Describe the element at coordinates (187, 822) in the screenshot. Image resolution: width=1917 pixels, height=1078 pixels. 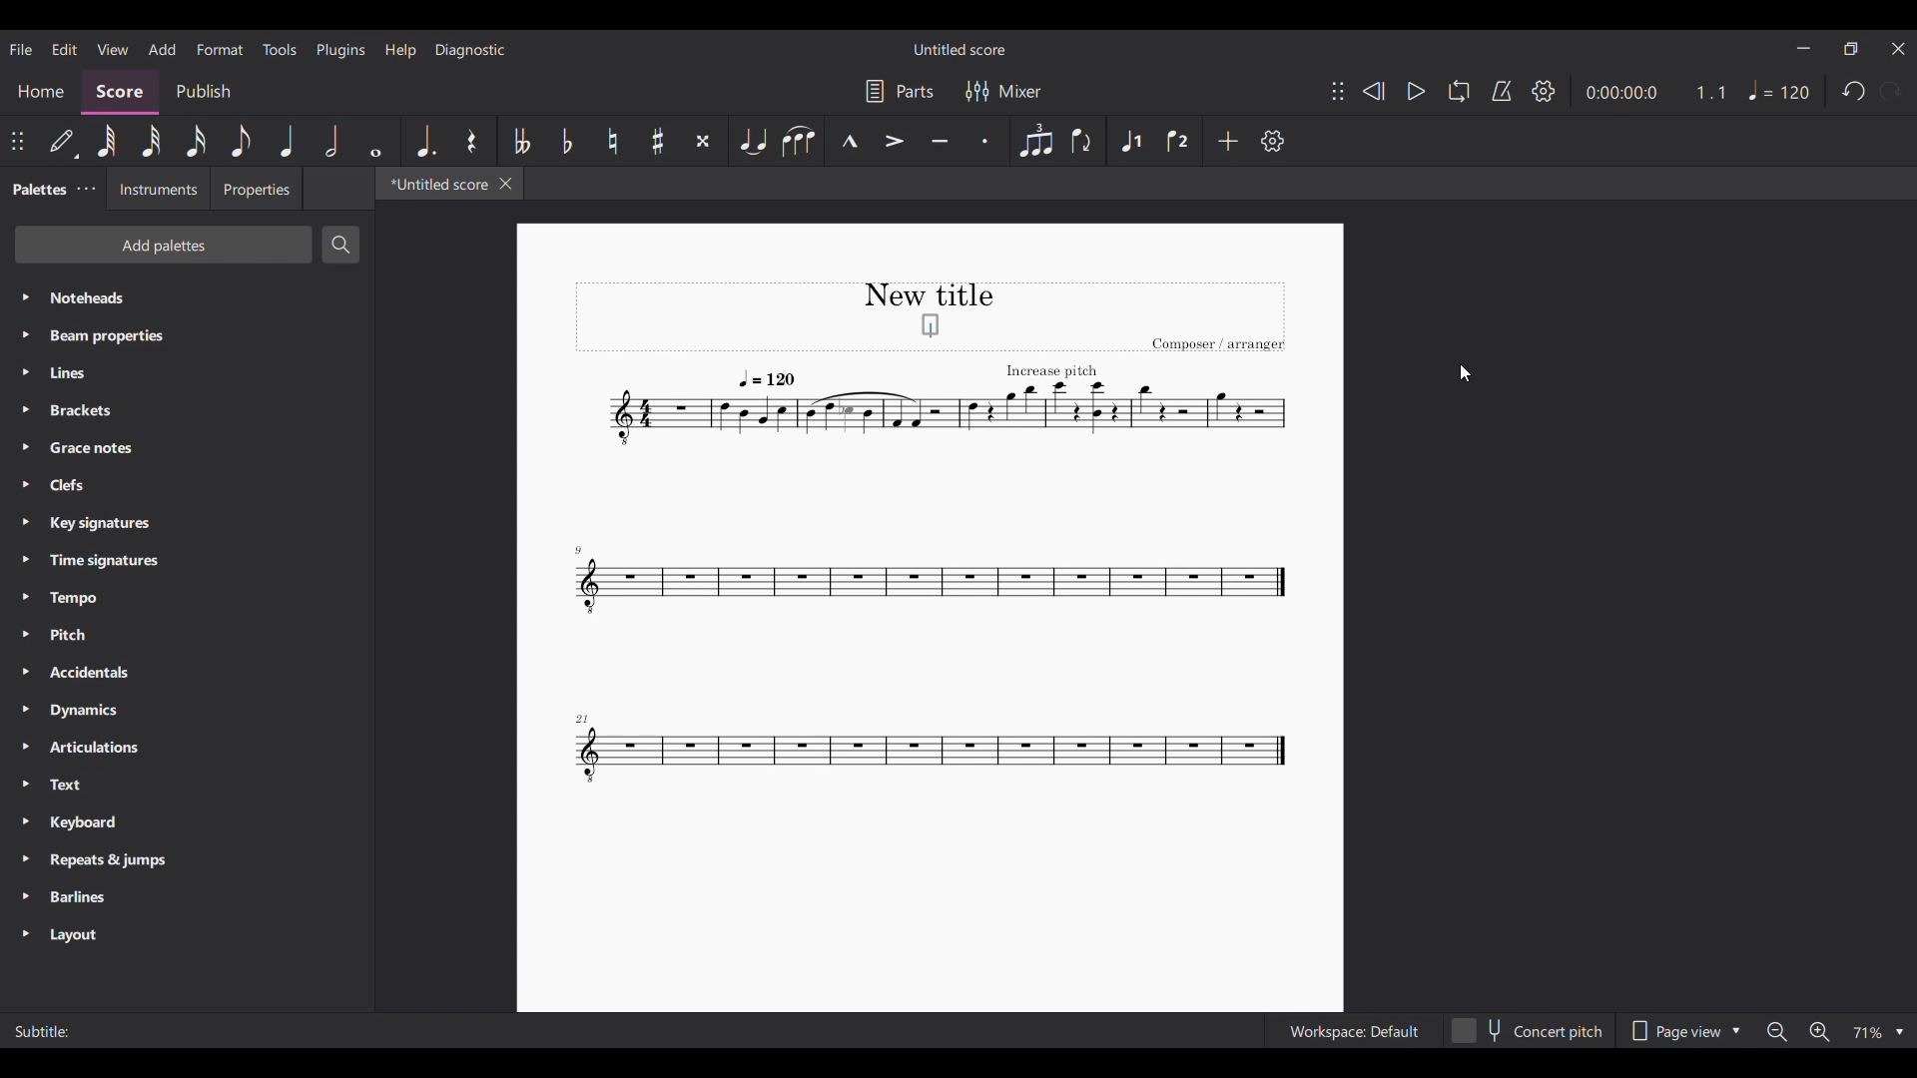
I see `Keyboard` at that location.